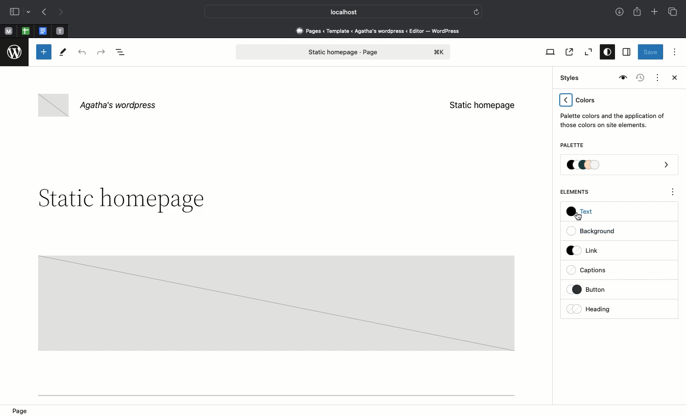 The image size is (686, 416). I want to click on Share, so click(638, 11).